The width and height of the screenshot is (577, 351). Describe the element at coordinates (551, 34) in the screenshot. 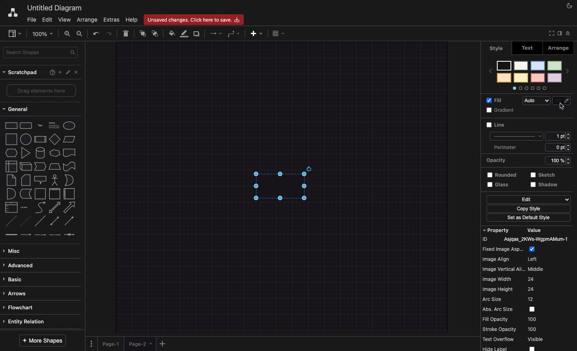

I see `Full screen` at that location.